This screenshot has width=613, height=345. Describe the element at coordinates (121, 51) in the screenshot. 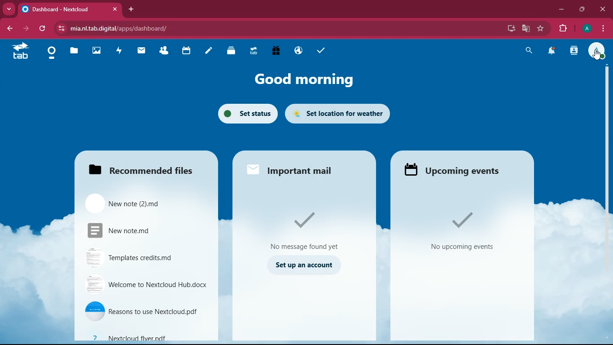

I see `activity` at that location.